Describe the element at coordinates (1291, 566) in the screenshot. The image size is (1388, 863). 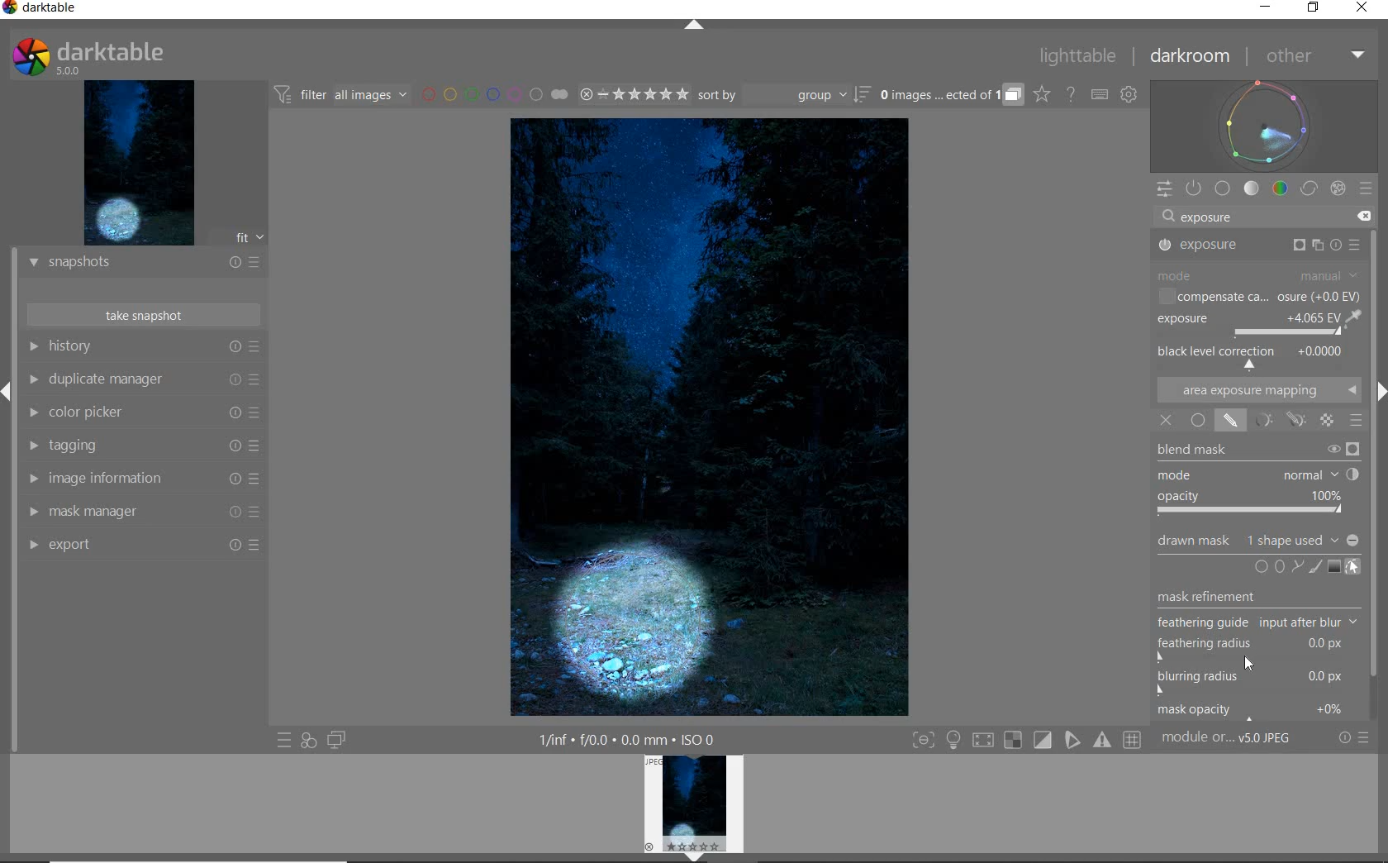
I see `ADD CIRCLE, ELLIPSE, OR PATH` at that location.